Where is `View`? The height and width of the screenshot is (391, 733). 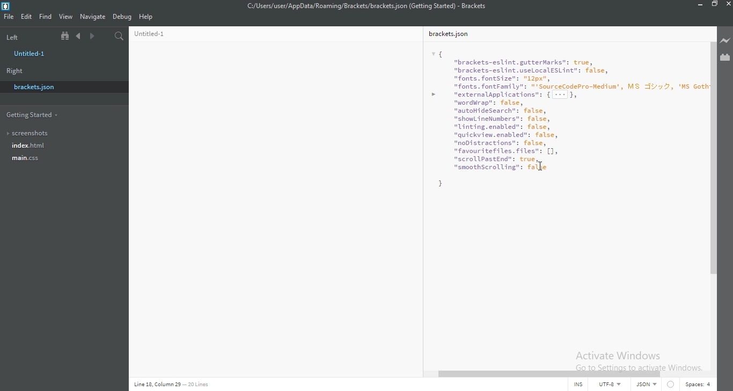 View is located at coordinates (67, 16).